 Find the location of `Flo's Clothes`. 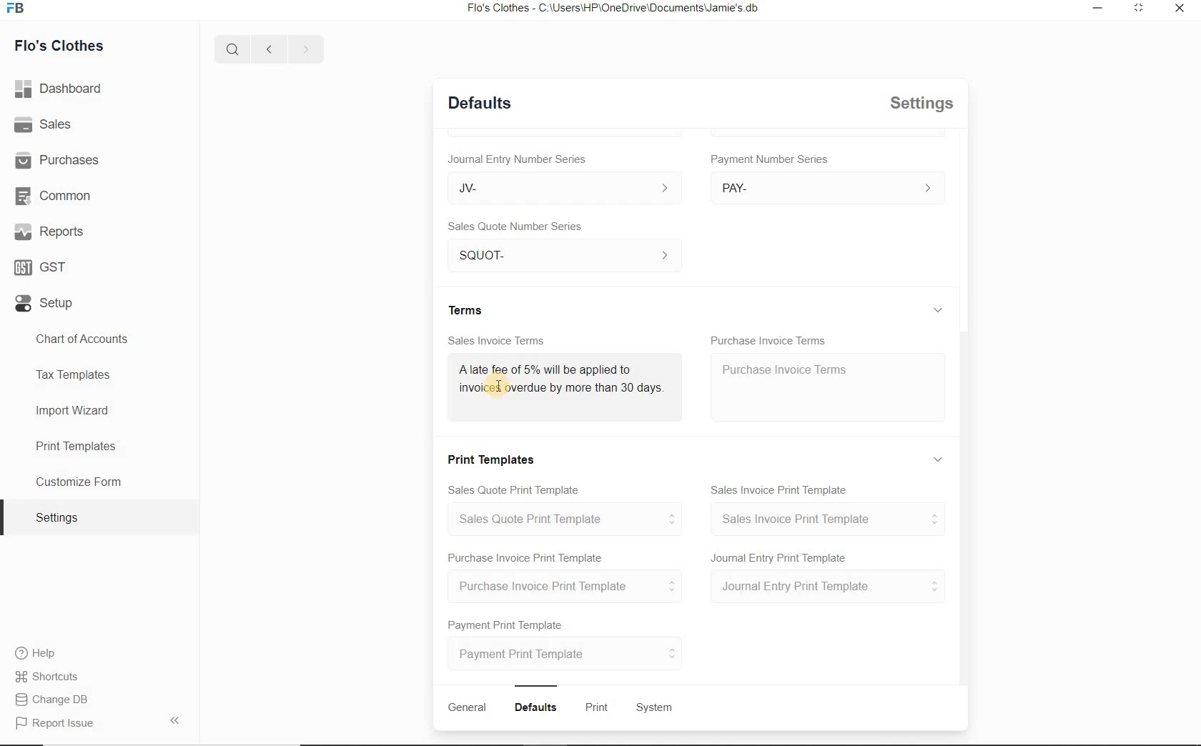

Flo's Clothes is located at coordinates (61, 44).